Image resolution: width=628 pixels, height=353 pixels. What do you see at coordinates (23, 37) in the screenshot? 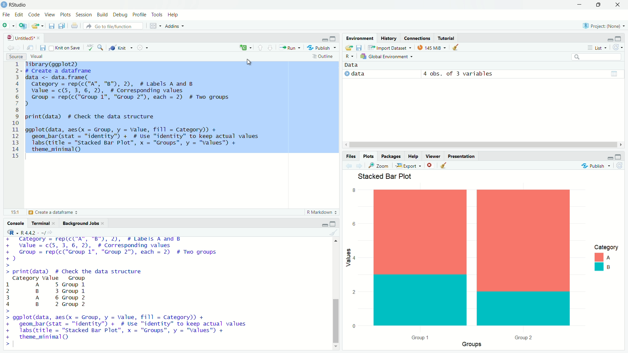
I see `Untitled5*` at bounding box center [23, 37].